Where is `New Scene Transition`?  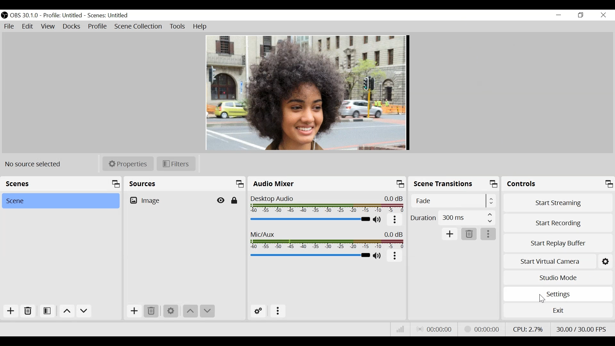
New Scene Transition is located at coordinates (449, 233).